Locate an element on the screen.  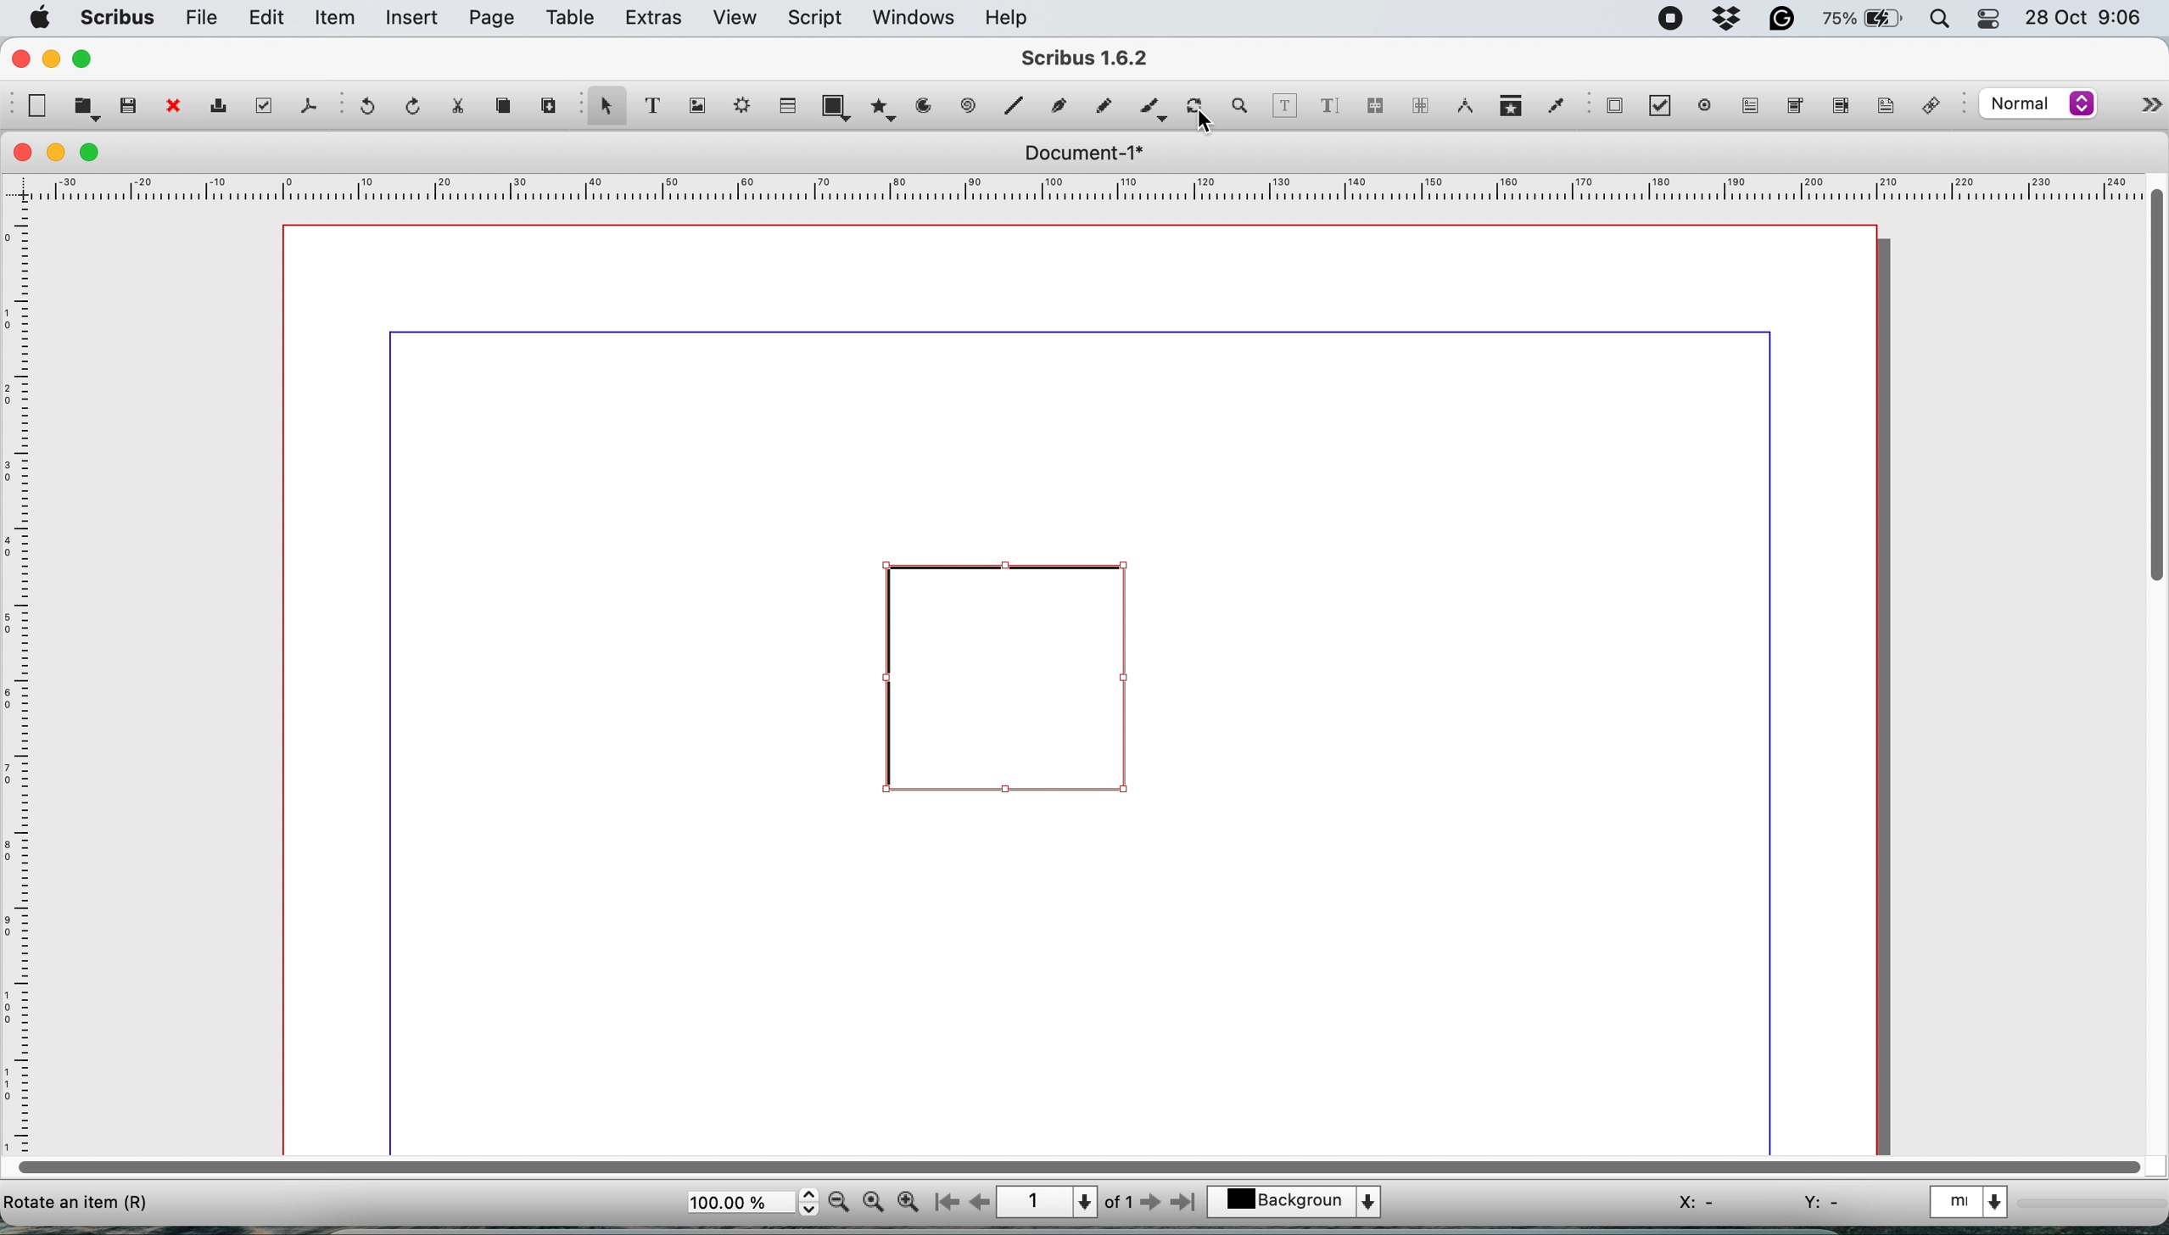
minimise is located at coordinates (53, 60).